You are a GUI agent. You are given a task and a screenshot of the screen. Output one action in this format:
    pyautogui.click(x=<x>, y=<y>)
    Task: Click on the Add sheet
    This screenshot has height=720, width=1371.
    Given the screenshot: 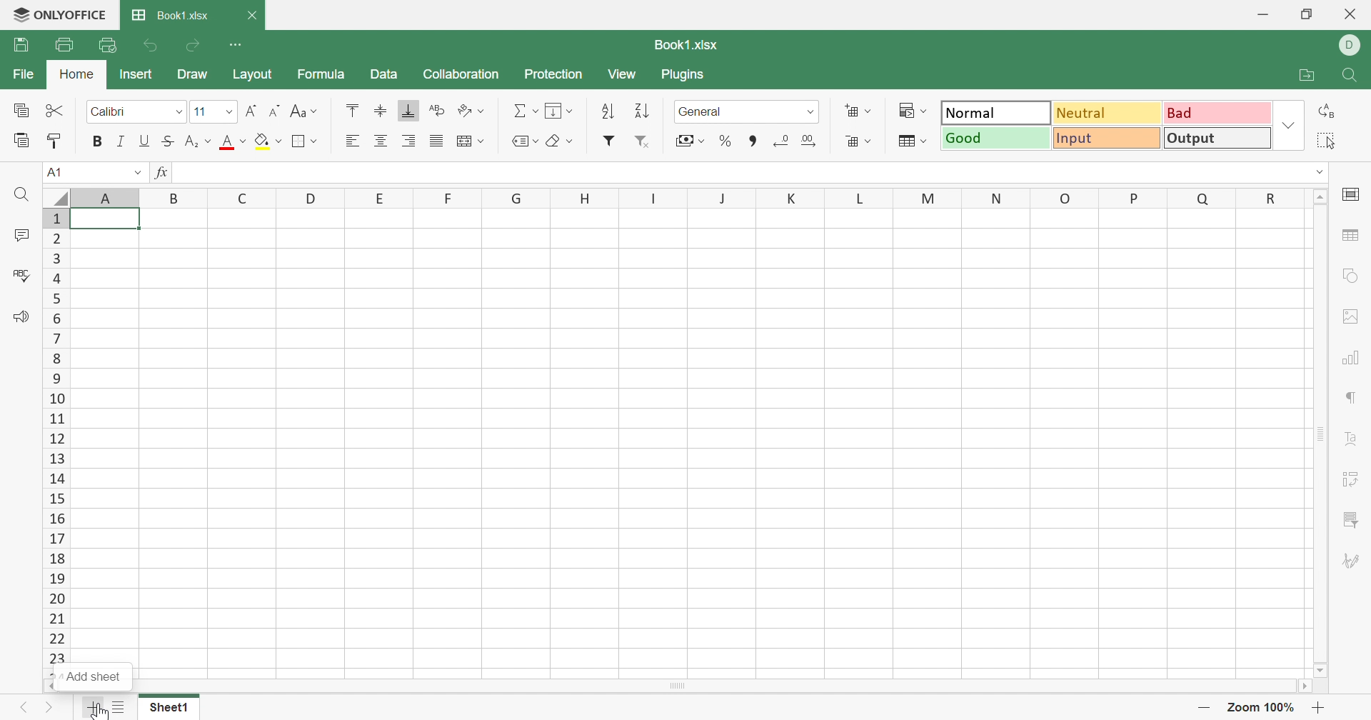 What is the action you would take?
    pyautogui.click(x=98, y=675)
    